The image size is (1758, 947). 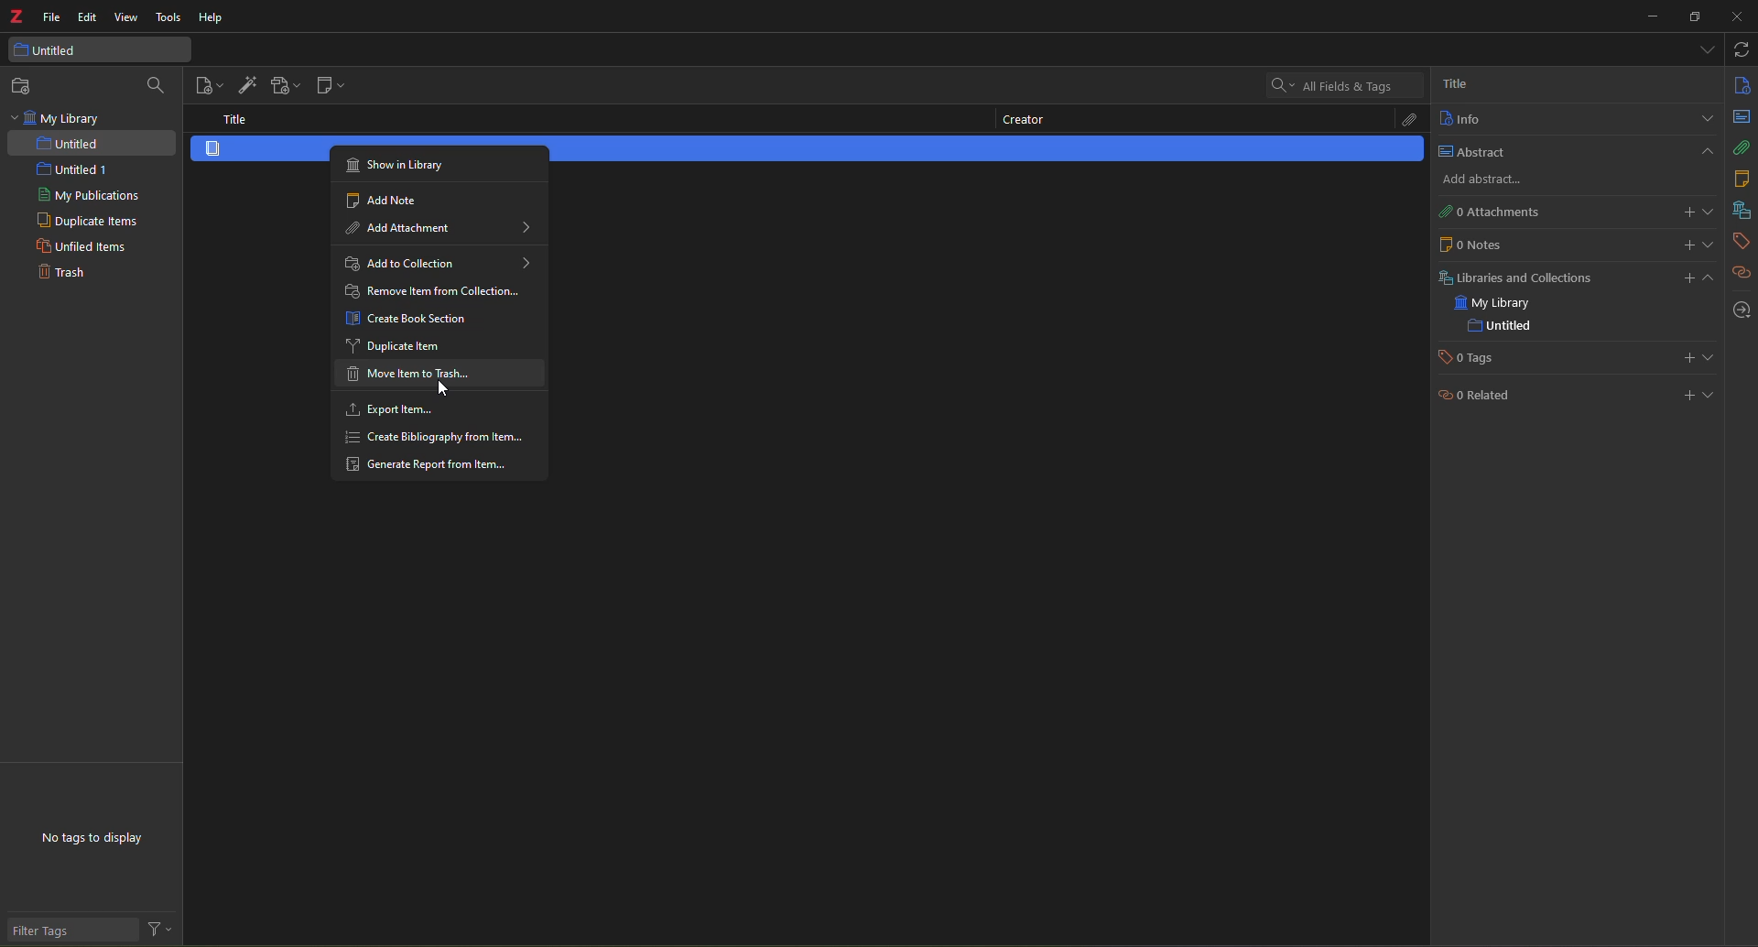 What do you see at coordinates (1704, 48) in the screenshot?
I see `tabs` at bounding box center [1704, 48].